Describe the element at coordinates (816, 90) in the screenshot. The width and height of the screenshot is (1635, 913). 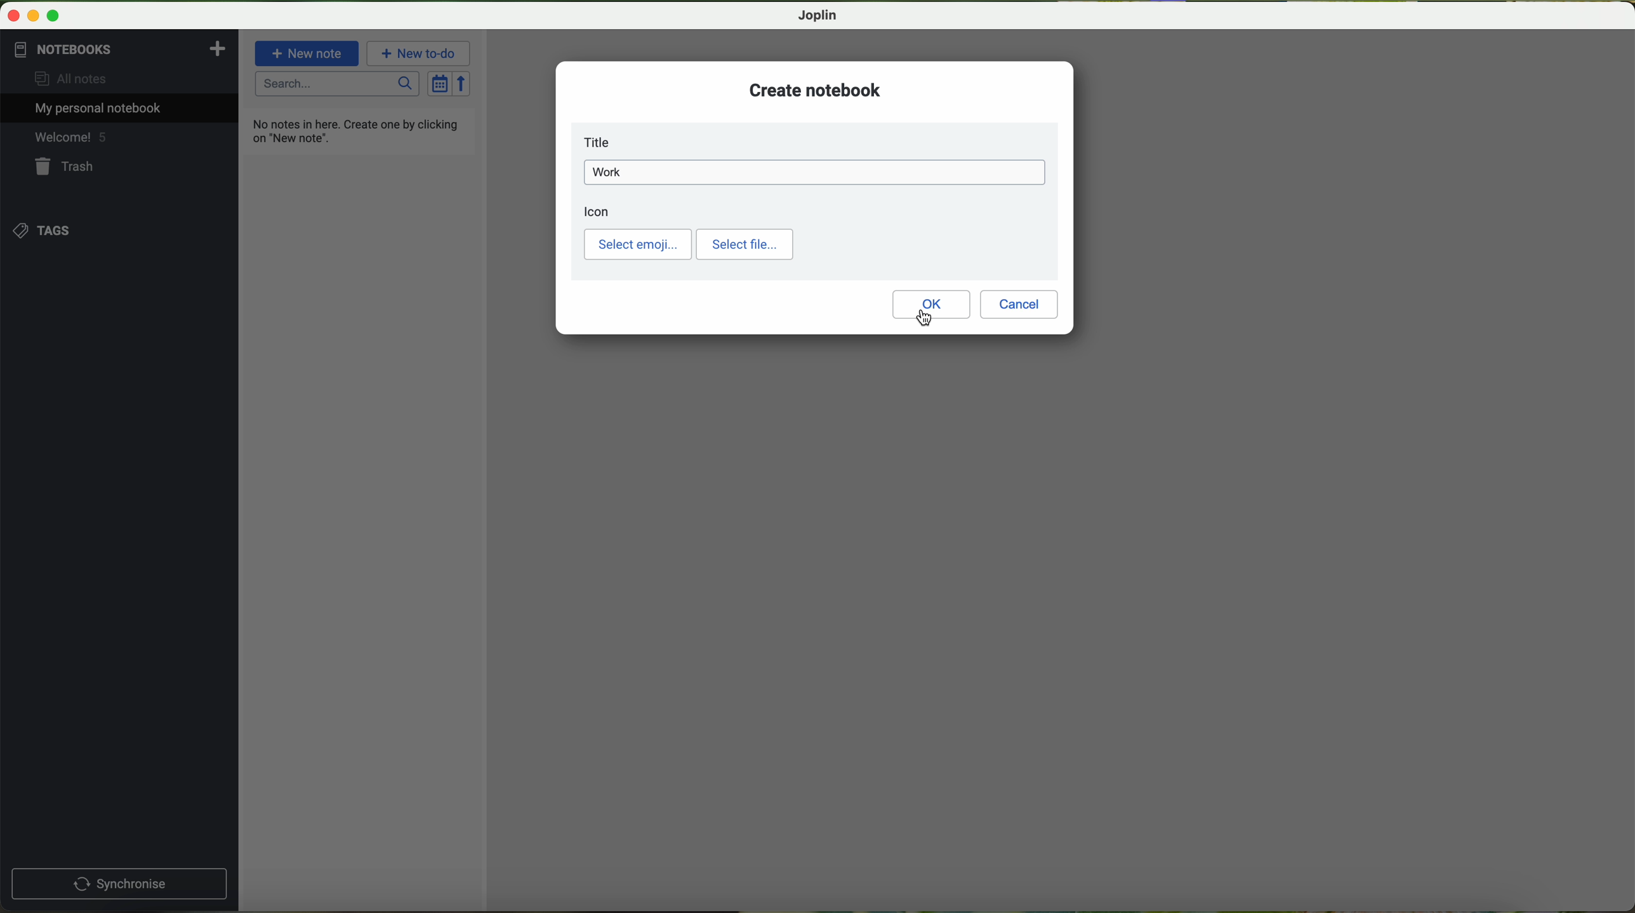
I see `create notebook` at that location.